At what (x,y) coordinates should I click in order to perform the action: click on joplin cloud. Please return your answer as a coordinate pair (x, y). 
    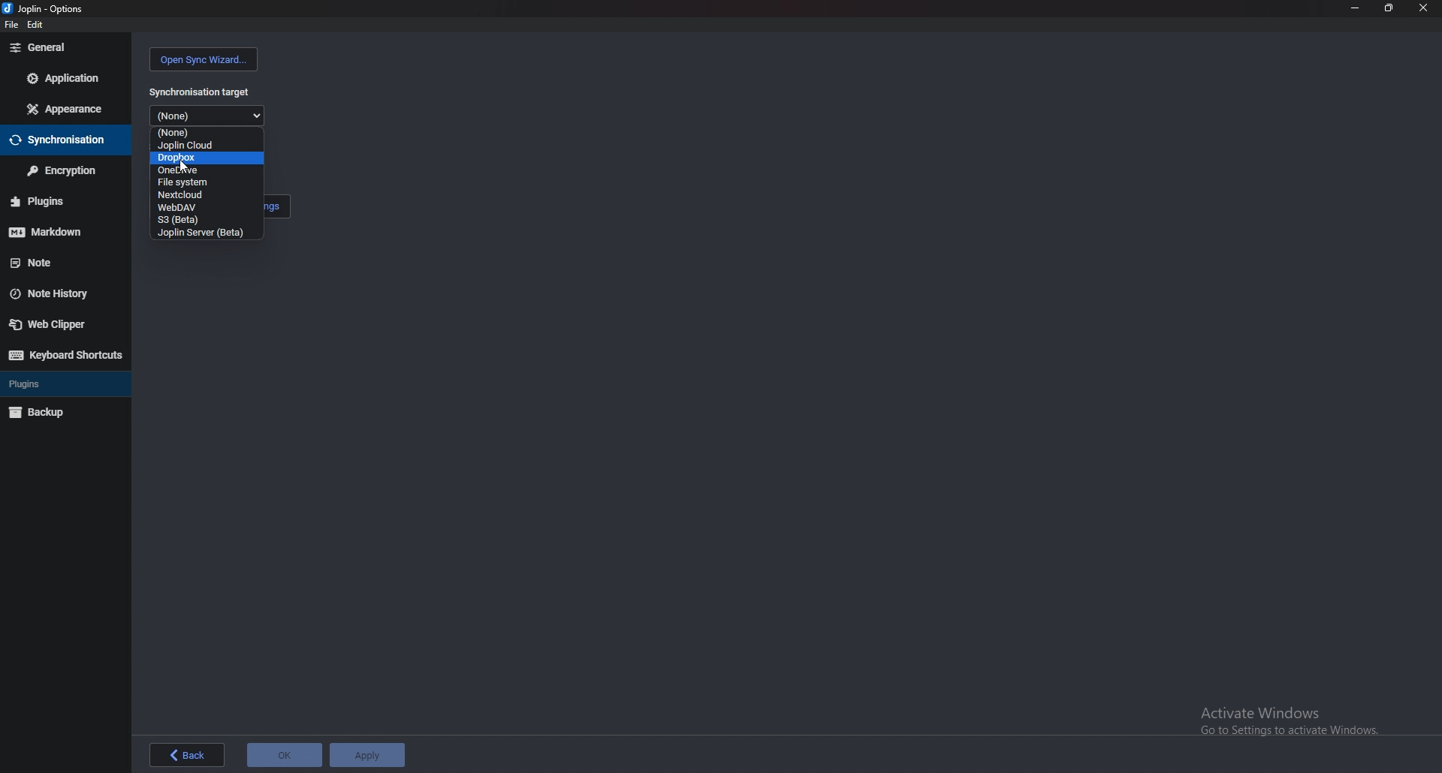
    Looking at the image, I should click on (203, 145).